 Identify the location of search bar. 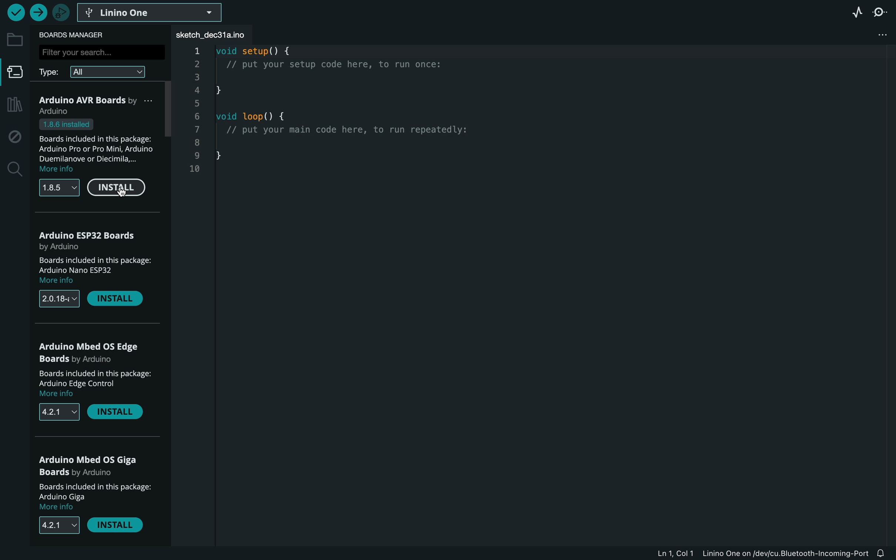
(100, 51).